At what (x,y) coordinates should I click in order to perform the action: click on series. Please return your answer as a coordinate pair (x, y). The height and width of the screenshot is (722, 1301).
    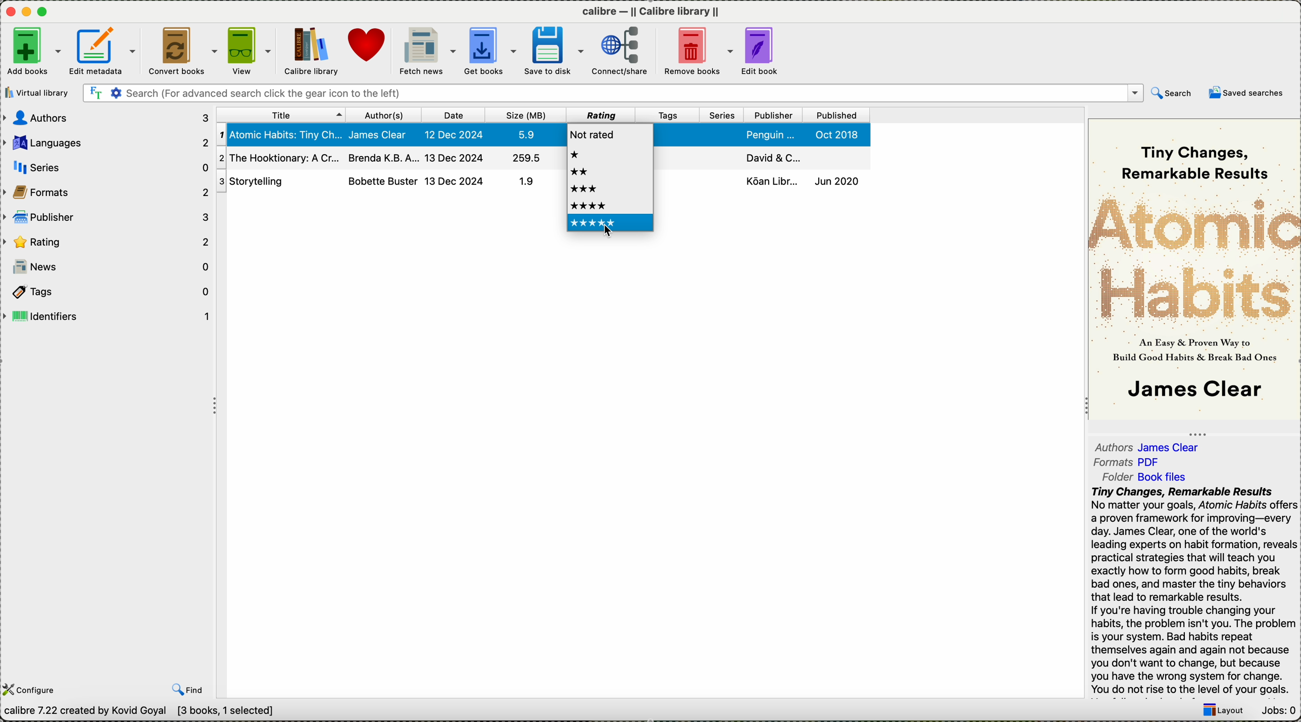
    Looking at the image, I should click on (723, 156).